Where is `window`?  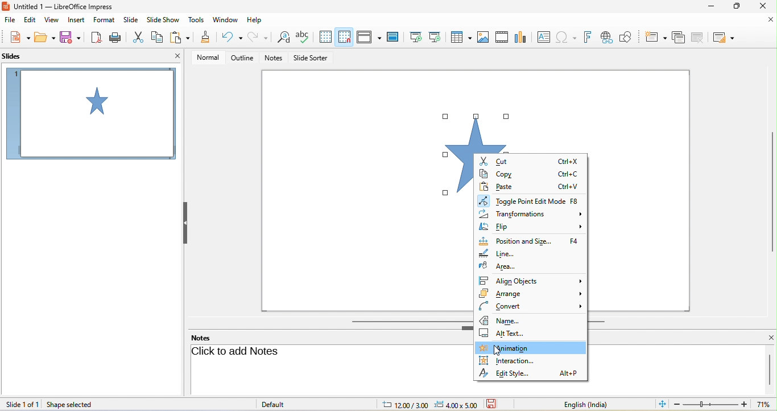 window is located at coordinates (227, 21).